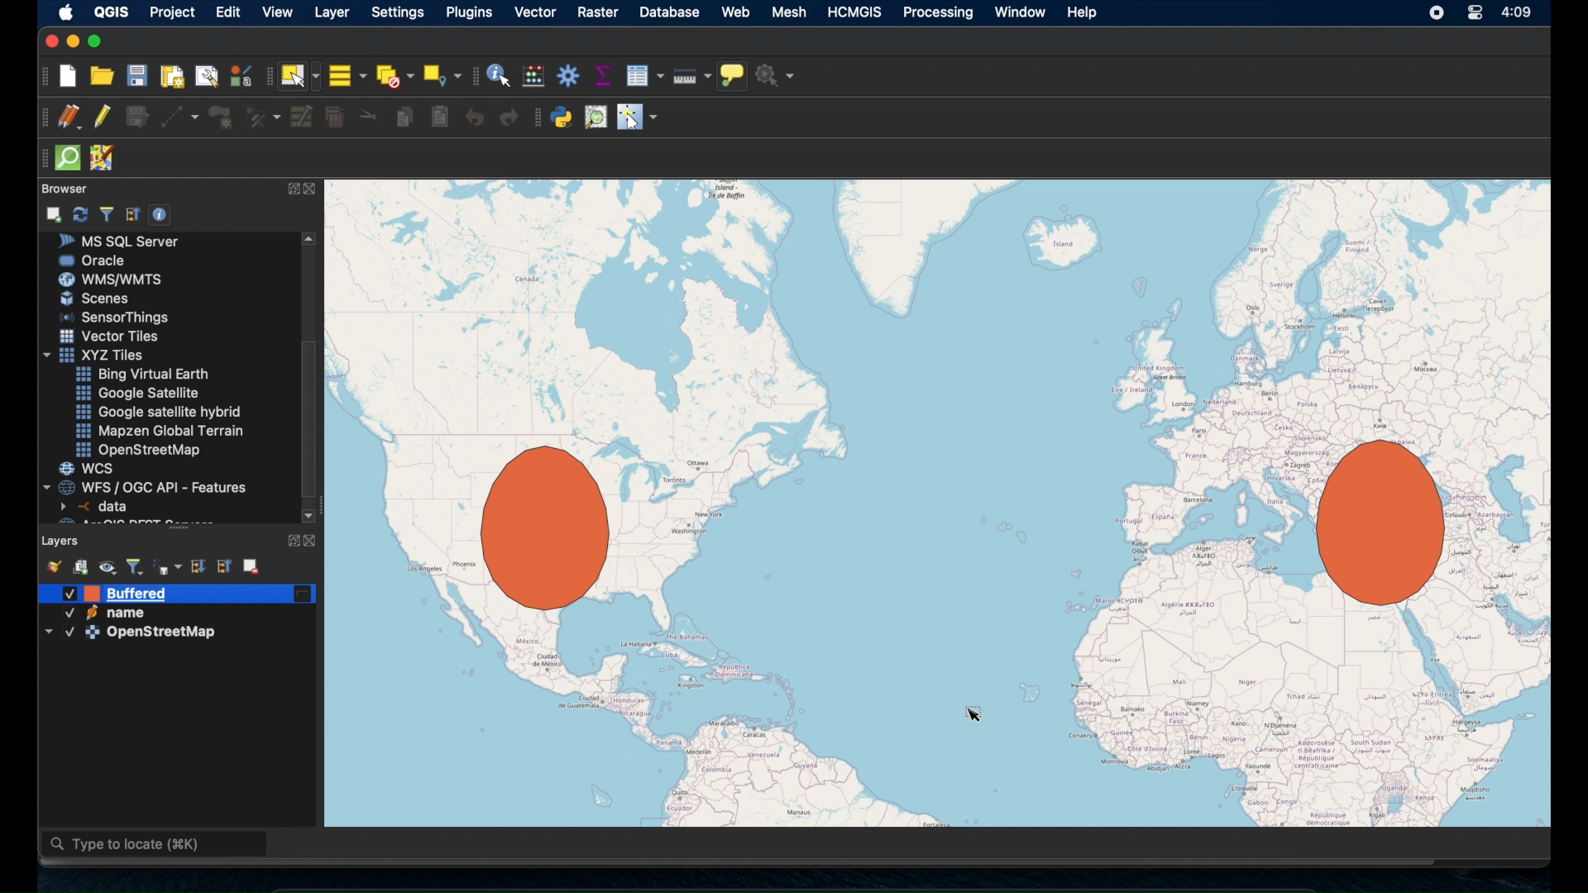  I want to click on remove layer/group, so click(252, 566).